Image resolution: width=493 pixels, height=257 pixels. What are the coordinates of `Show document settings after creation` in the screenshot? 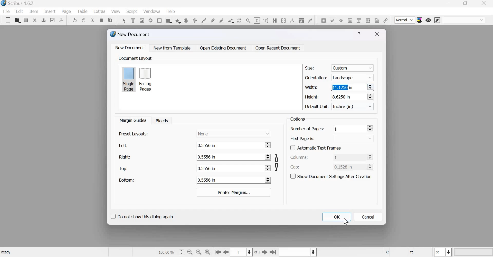 It's located at (331, 176).